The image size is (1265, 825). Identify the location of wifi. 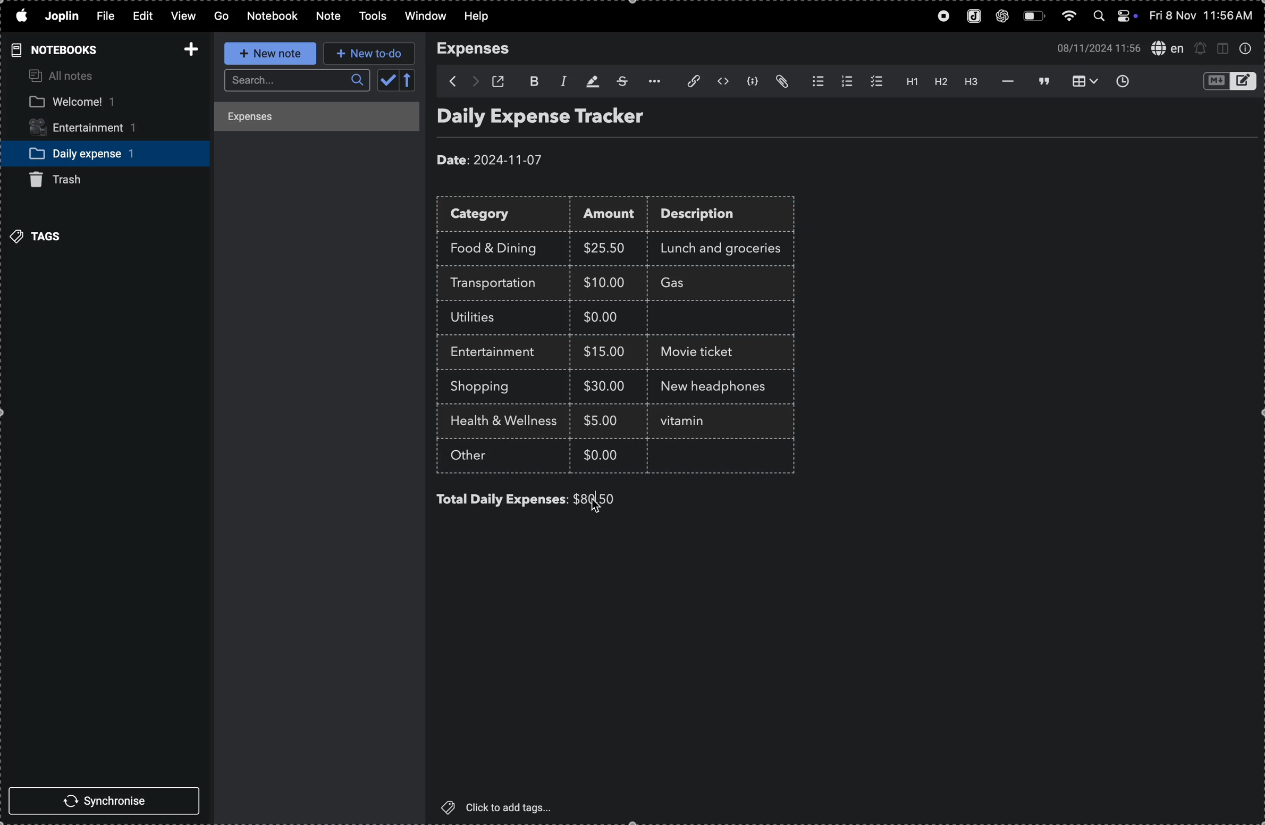
(1068, 19).